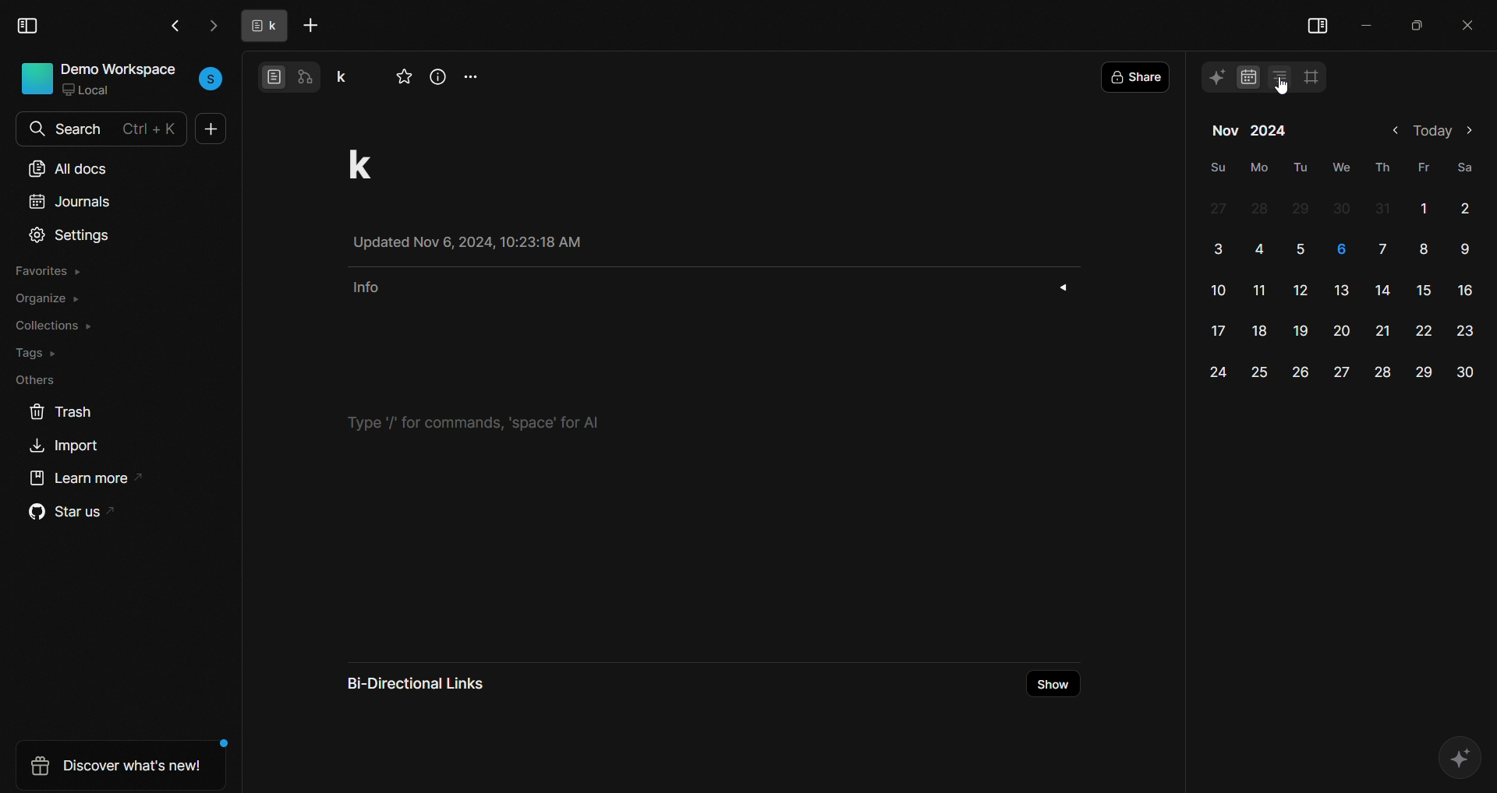 The width and height of the screenshot is (1497, 793). What do you see at coordinates (59, 410) in the screenshot?
I see `trash` at bounding box center [59, 410].